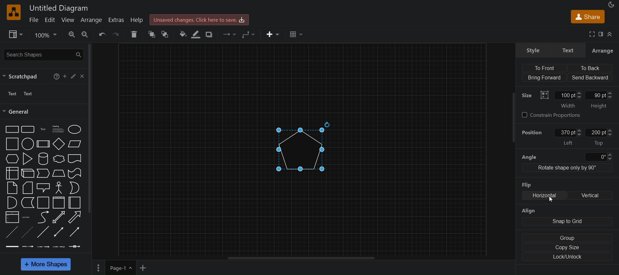 This screenshot has width=619, height=275. What do you see at coordinates (568, 106) in the screenshot?
I see `Width` at bounding box center [568, 106].